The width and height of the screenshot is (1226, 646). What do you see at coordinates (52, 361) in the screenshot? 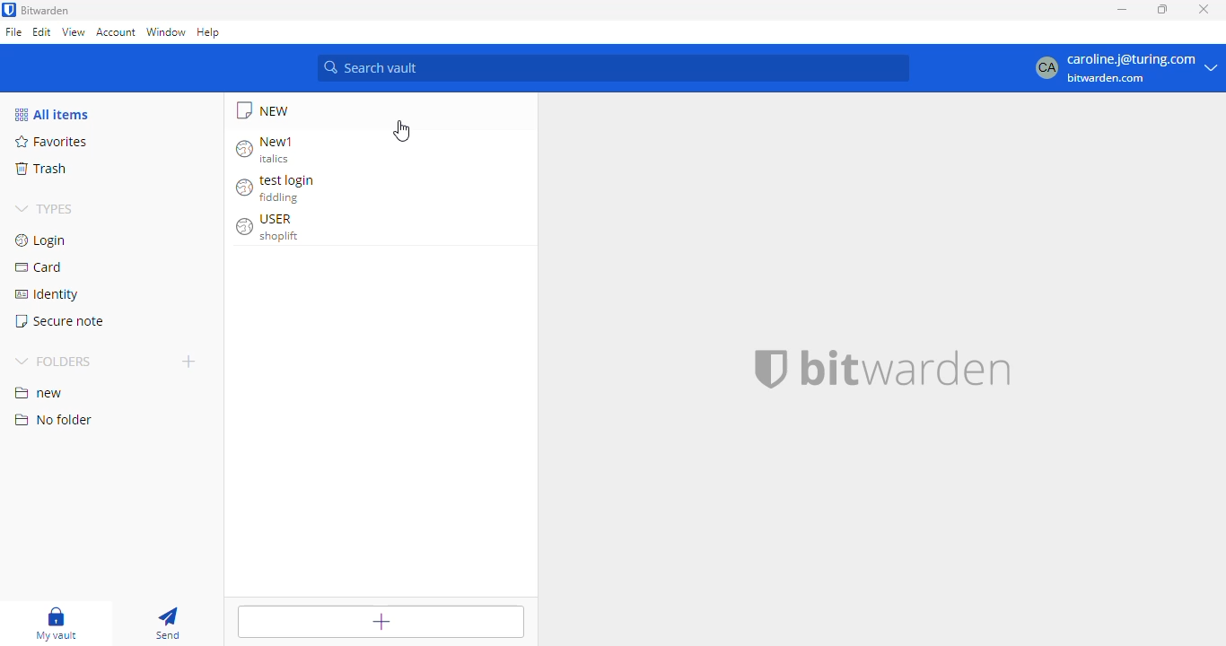
I see `folders` at bounding box center [52, 361].